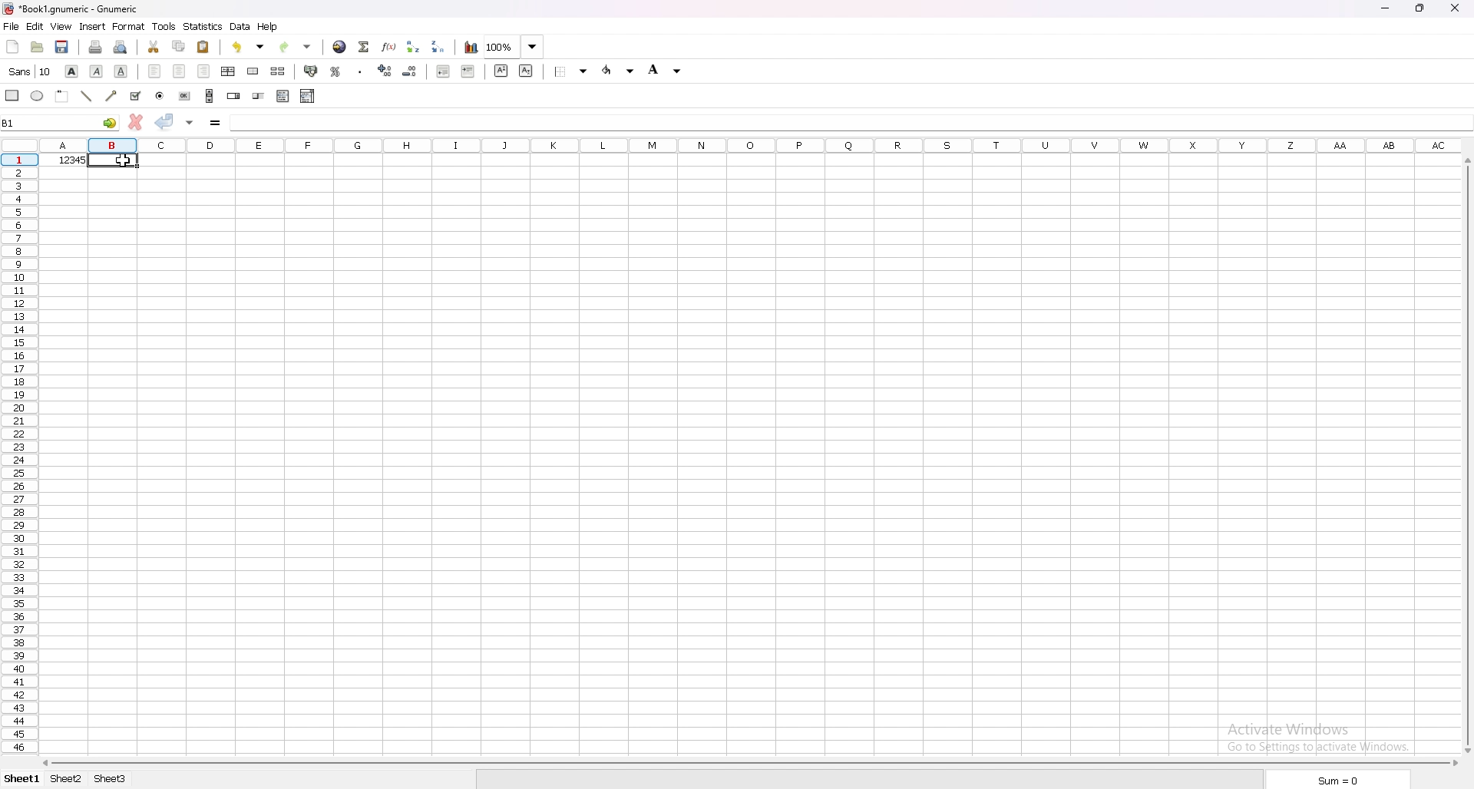 The height and width of the screenshot is (789, 1474). I want to click on tickbox, so click(136, 97).